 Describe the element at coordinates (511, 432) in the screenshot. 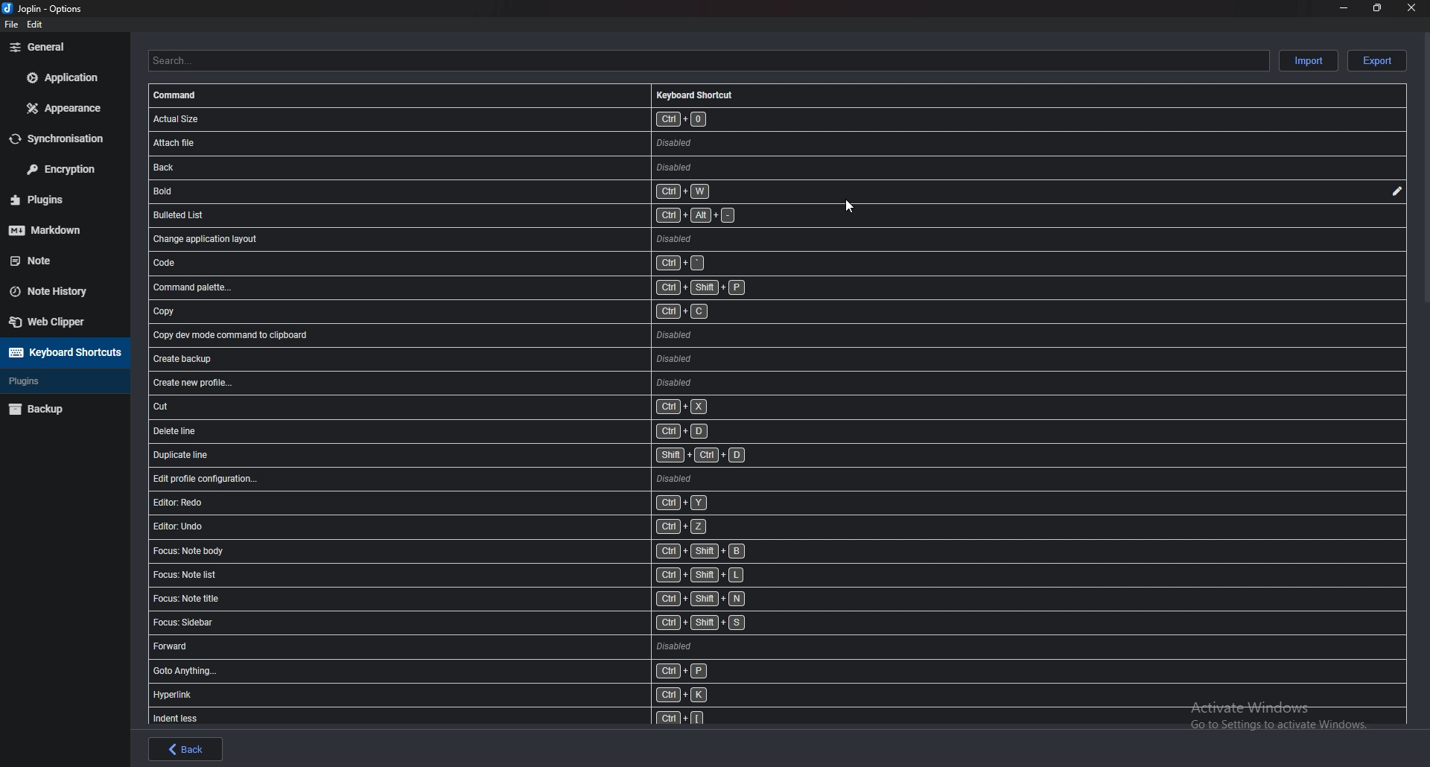

I see `shortcut` at that location.